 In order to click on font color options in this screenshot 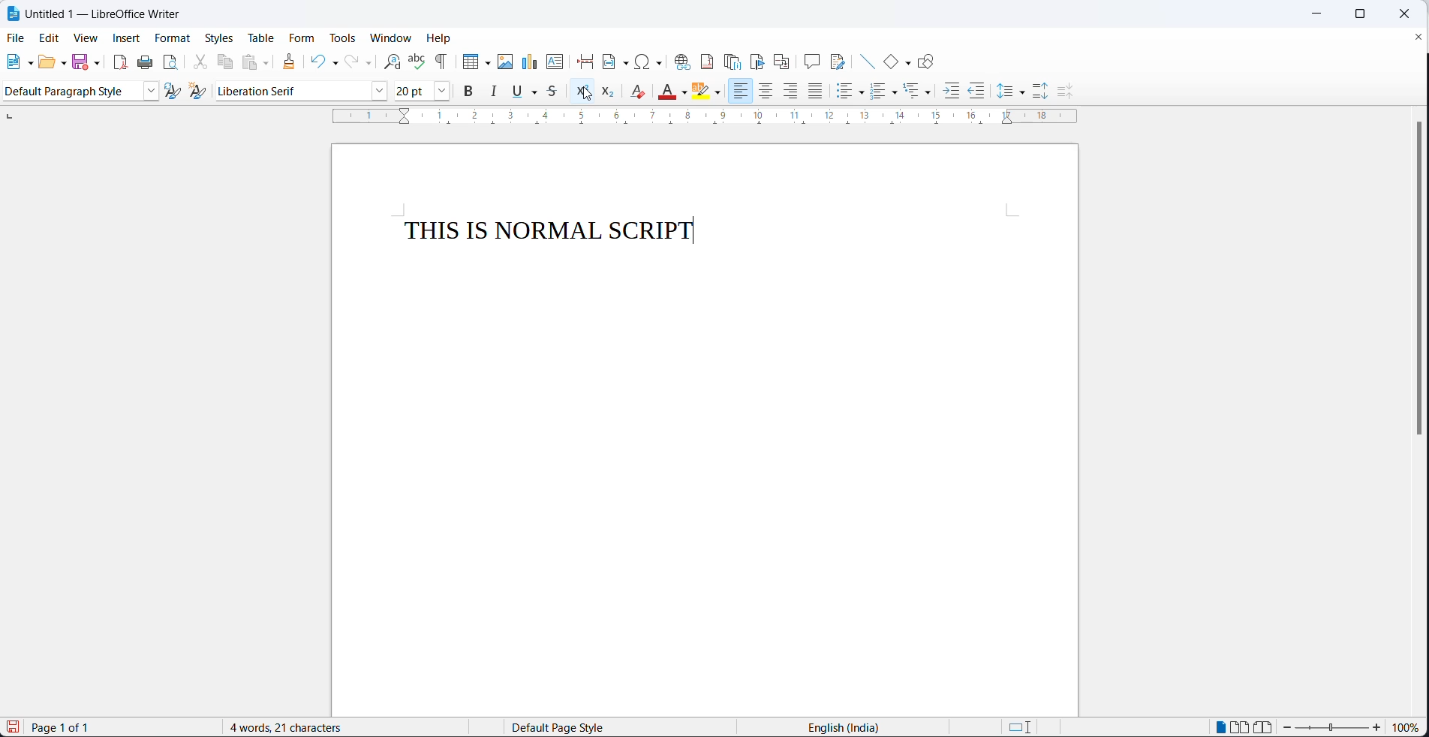, I will do `click(685, 93)`.